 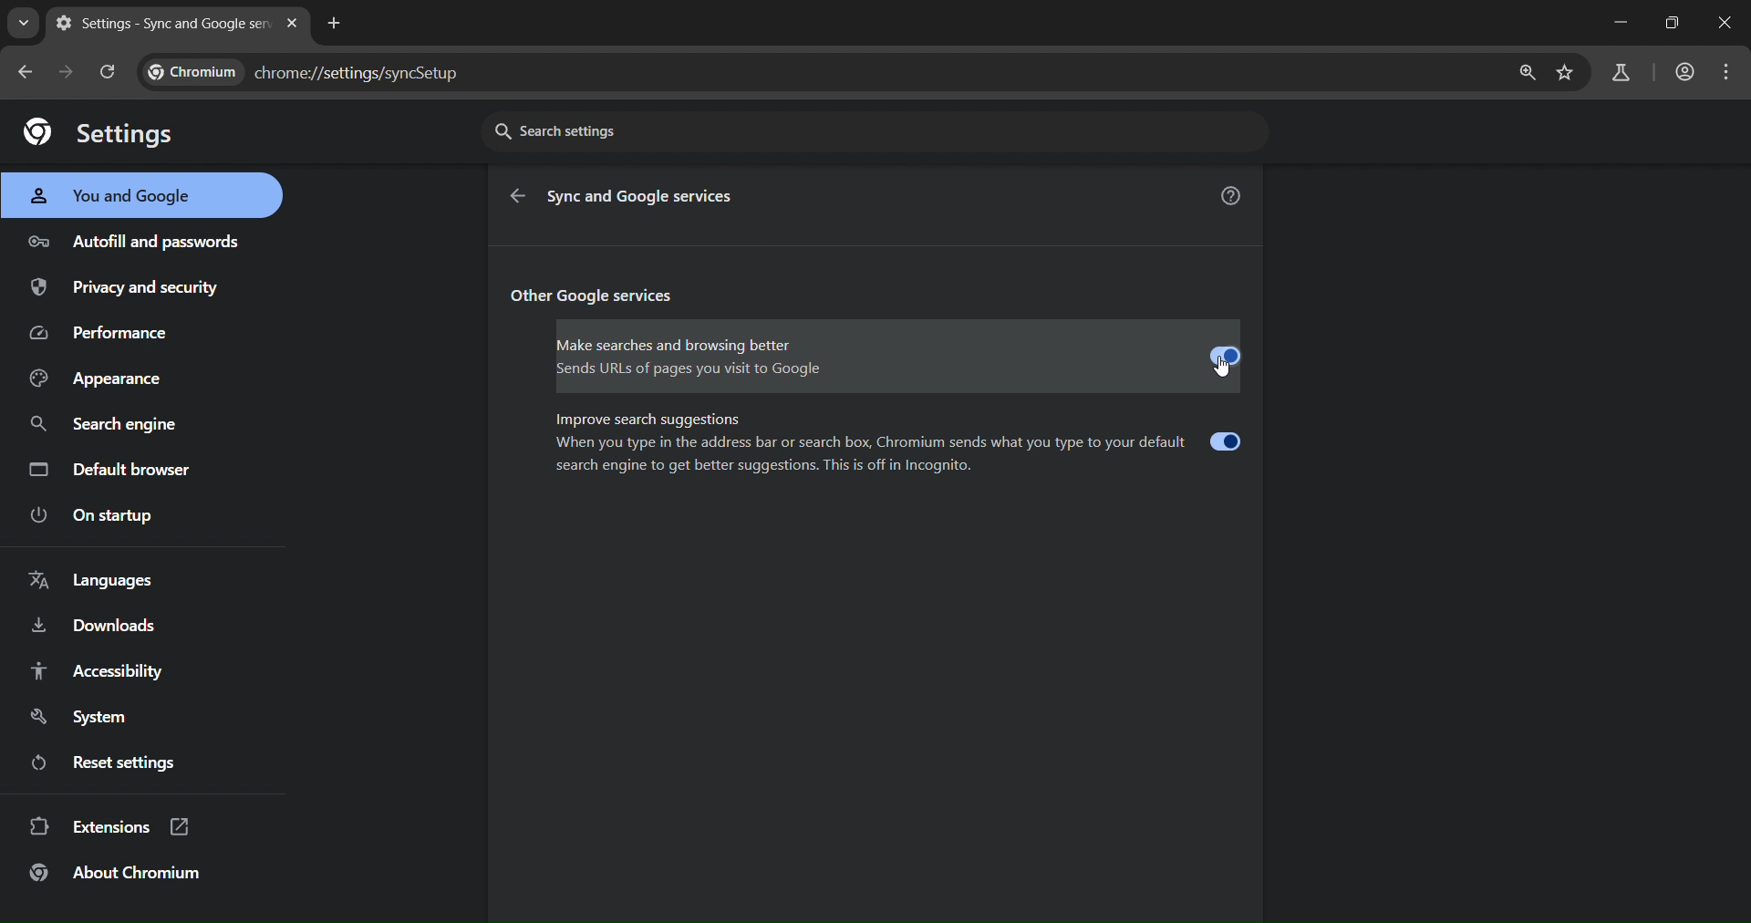 I want to click on Improve search suggestions
When you type in the address bar or search box, Chromium sends what you type to your default
search engine to get better suggestions. This is off in Incognito., so click(x=897, y=443).